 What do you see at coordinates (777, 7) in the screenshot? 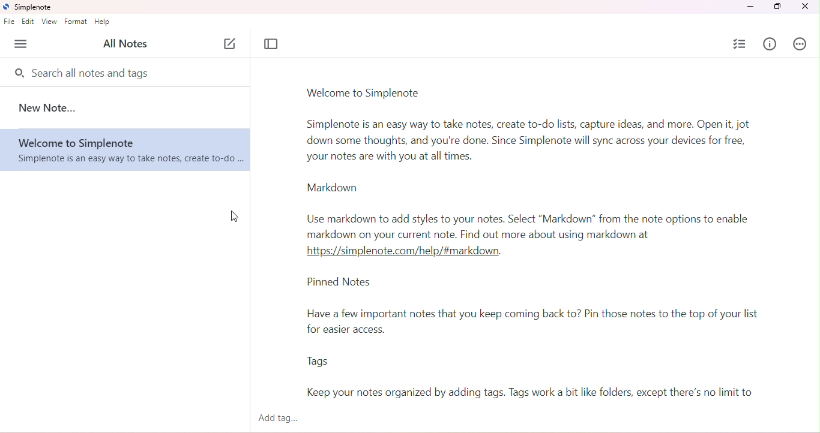
I see `maximize` at bounding box center [777, 7].